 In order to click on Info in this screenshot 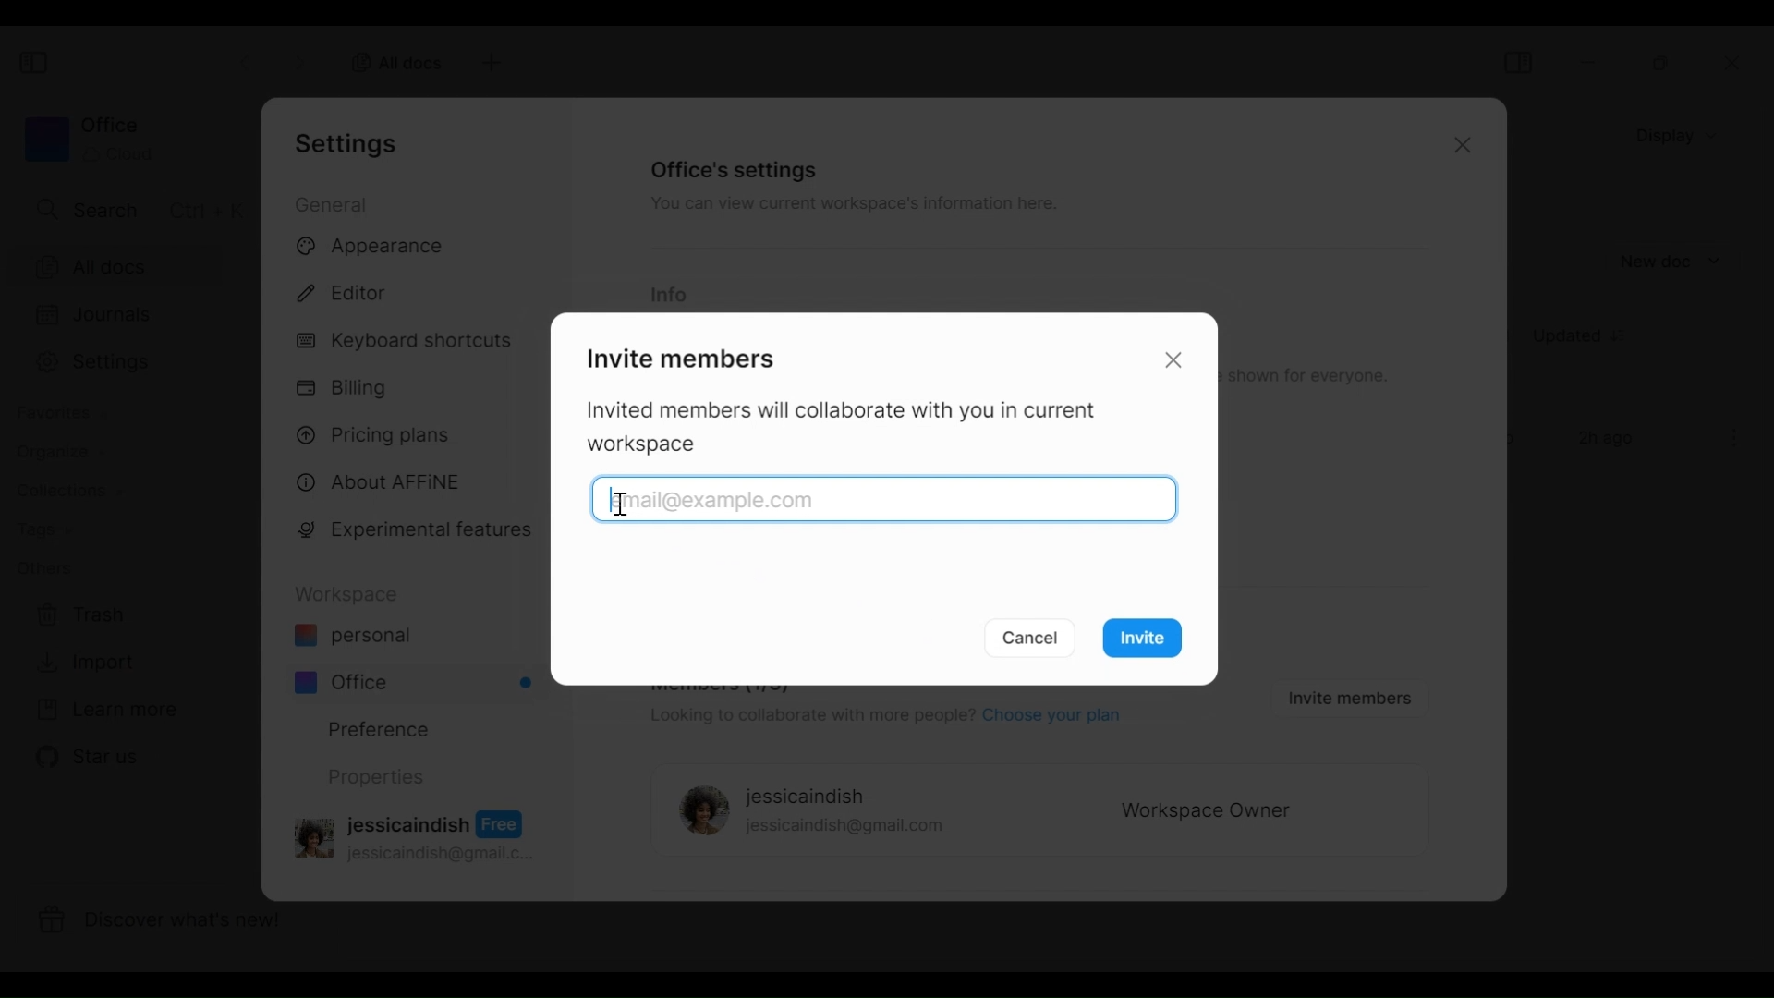, I will do `click(668, 296)`.